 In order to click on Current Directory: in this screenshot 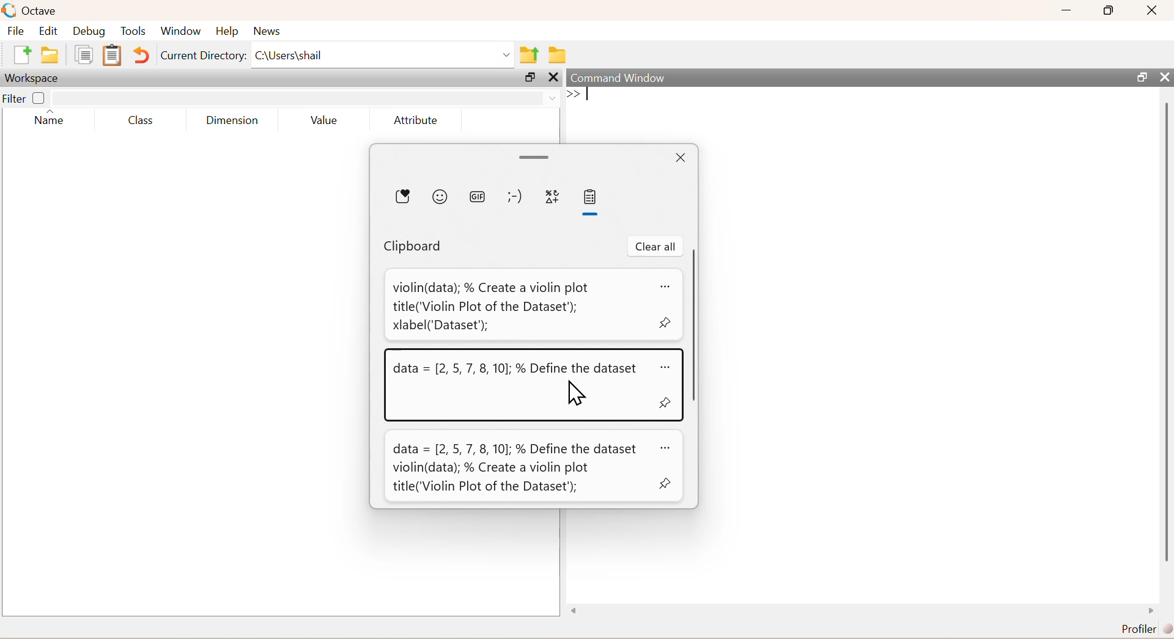, I will do `click(204, 56)`.